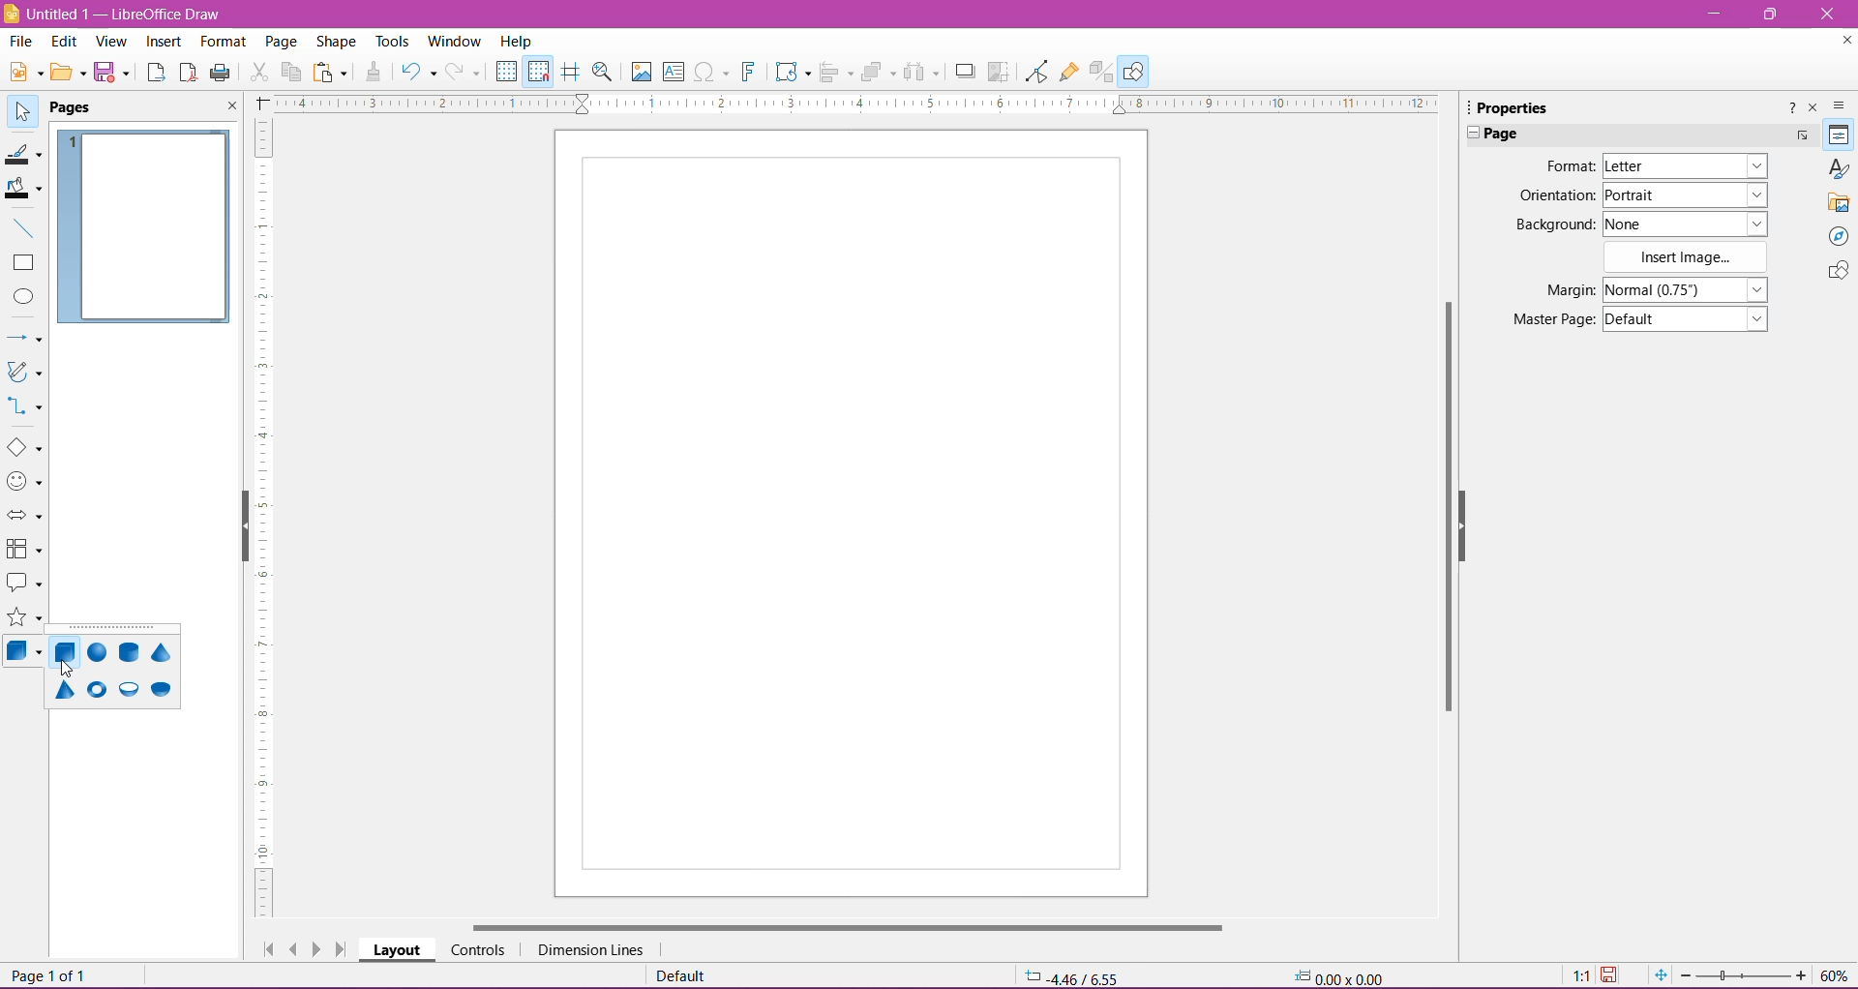 This screenshot has width=1858, height=989. Describe the element at coordinates (844, 927) in the screenshot. I see `Horizontal Scroll Bar` at that location.